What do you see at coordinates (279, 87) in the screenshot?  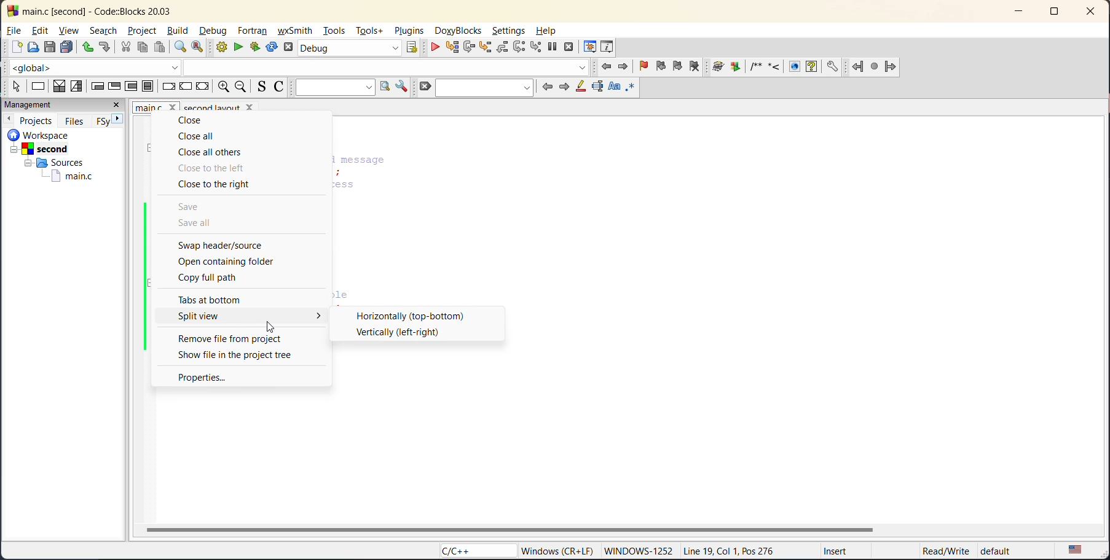 I see `toggle comments` at bounding box center [279, 87].